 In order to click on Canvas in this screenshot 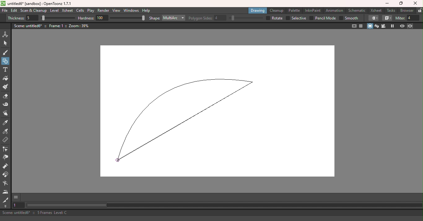, I will do `click(222, 111)`.